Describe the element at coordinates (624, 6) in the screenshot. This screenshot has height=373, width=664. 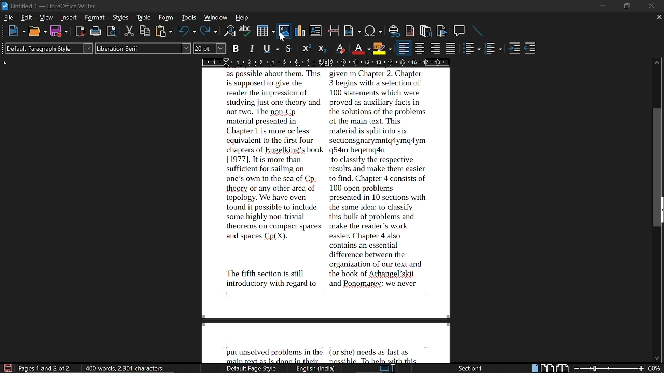
I see `restore down` at that location.